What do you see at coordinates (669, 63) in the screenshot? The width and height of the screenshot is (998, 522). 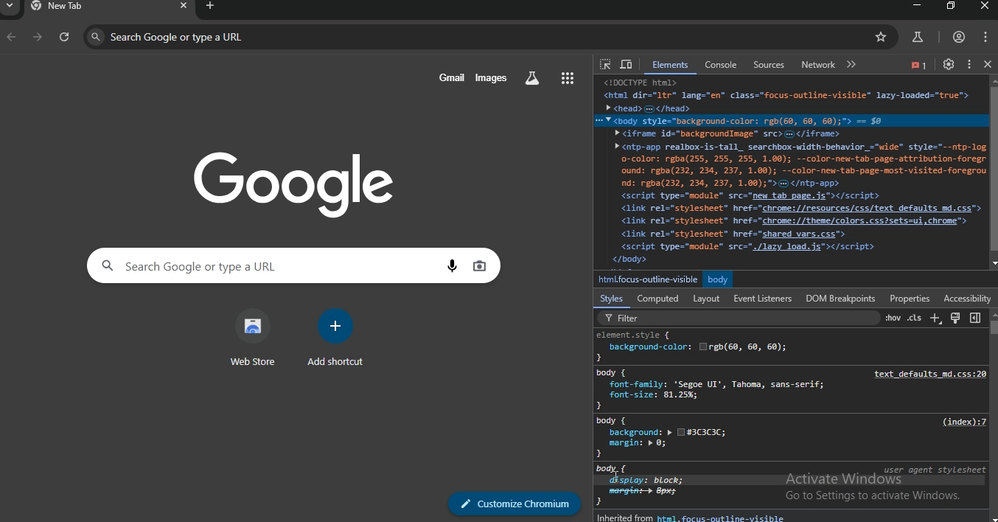 I see `elements` at bounding box center [669, 63].